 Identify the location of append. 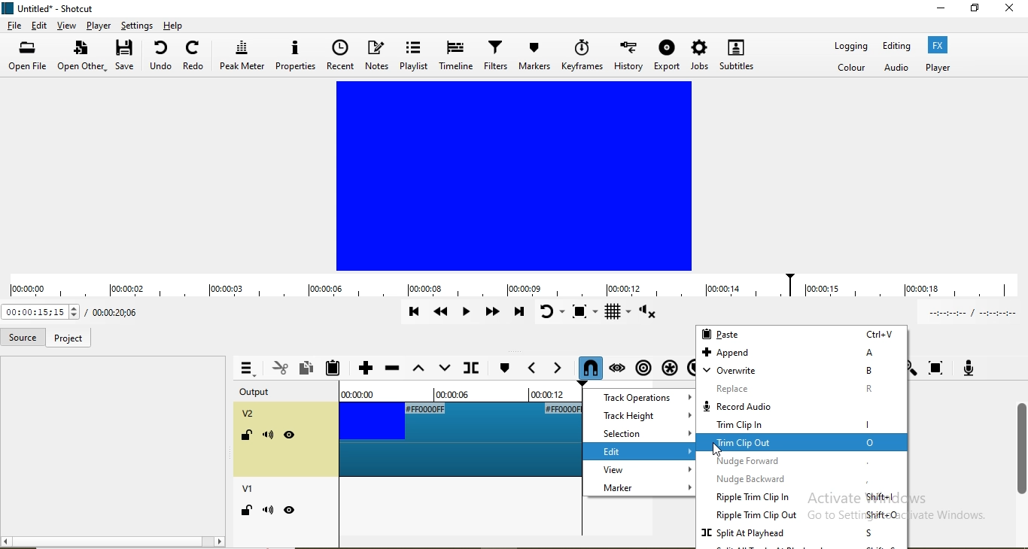
(798, 353).